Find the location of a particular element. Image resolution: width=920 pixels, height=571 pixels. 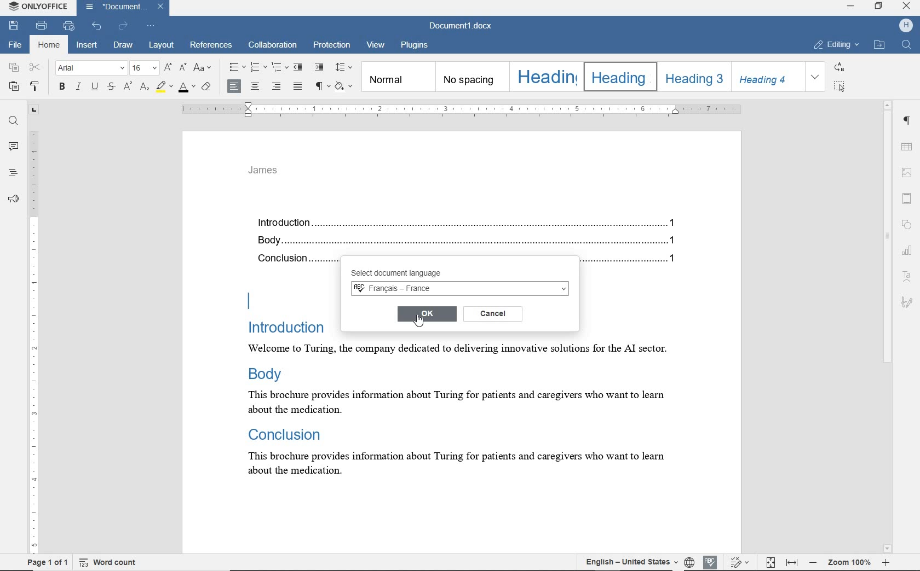

font color is located at coordinates (188, 86).